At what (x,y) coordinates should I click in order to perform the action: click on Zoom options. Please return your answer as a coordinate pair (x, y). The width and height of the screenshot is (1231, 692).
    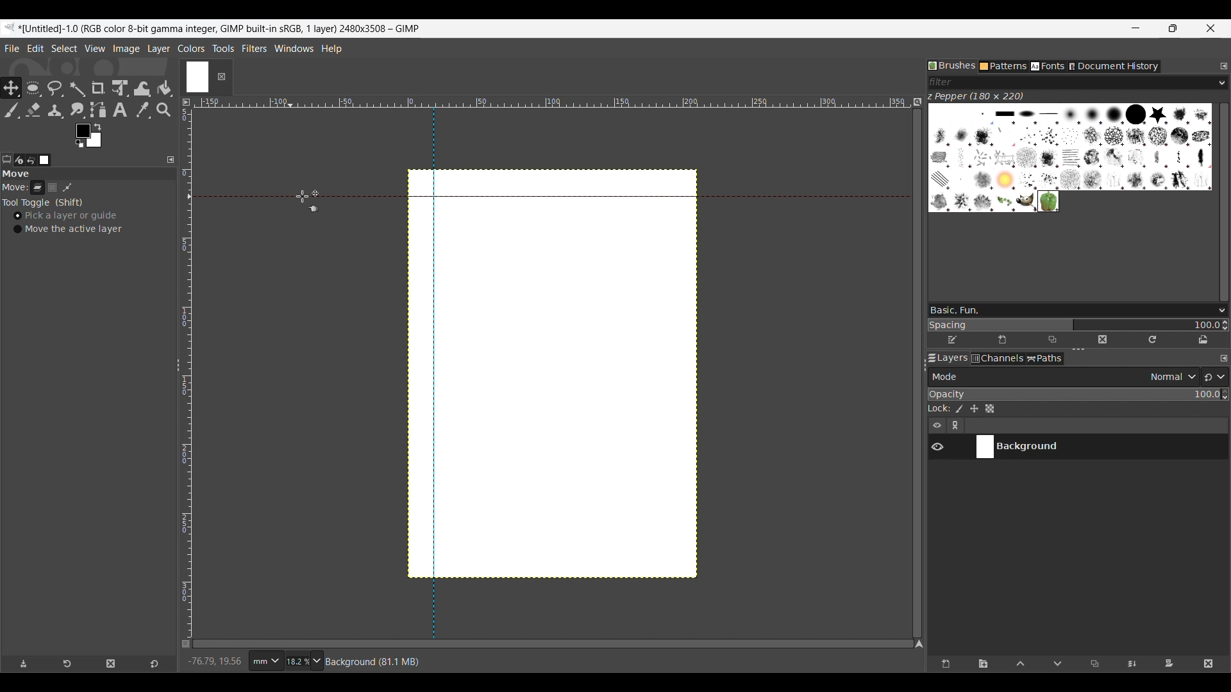
    Looking at the image, I should click on (318, 661).